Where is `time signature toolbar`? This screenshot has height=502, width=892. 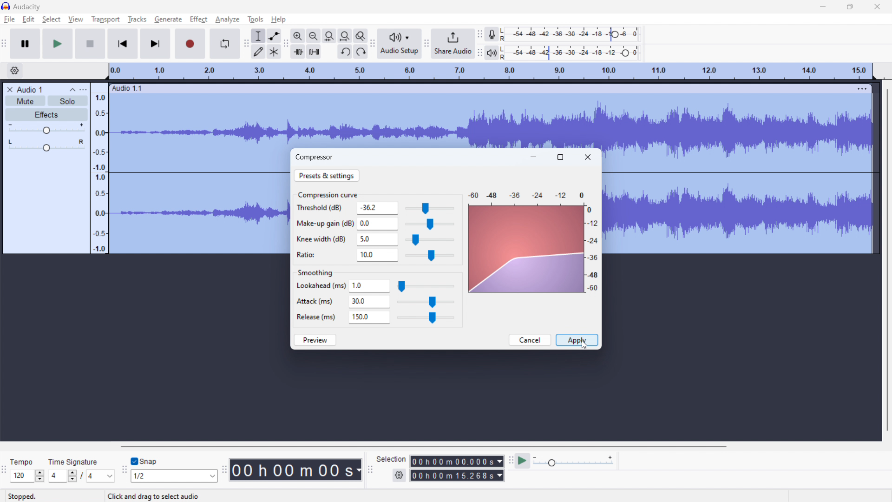 time signature toolbar is located at coordinates (5, 471).